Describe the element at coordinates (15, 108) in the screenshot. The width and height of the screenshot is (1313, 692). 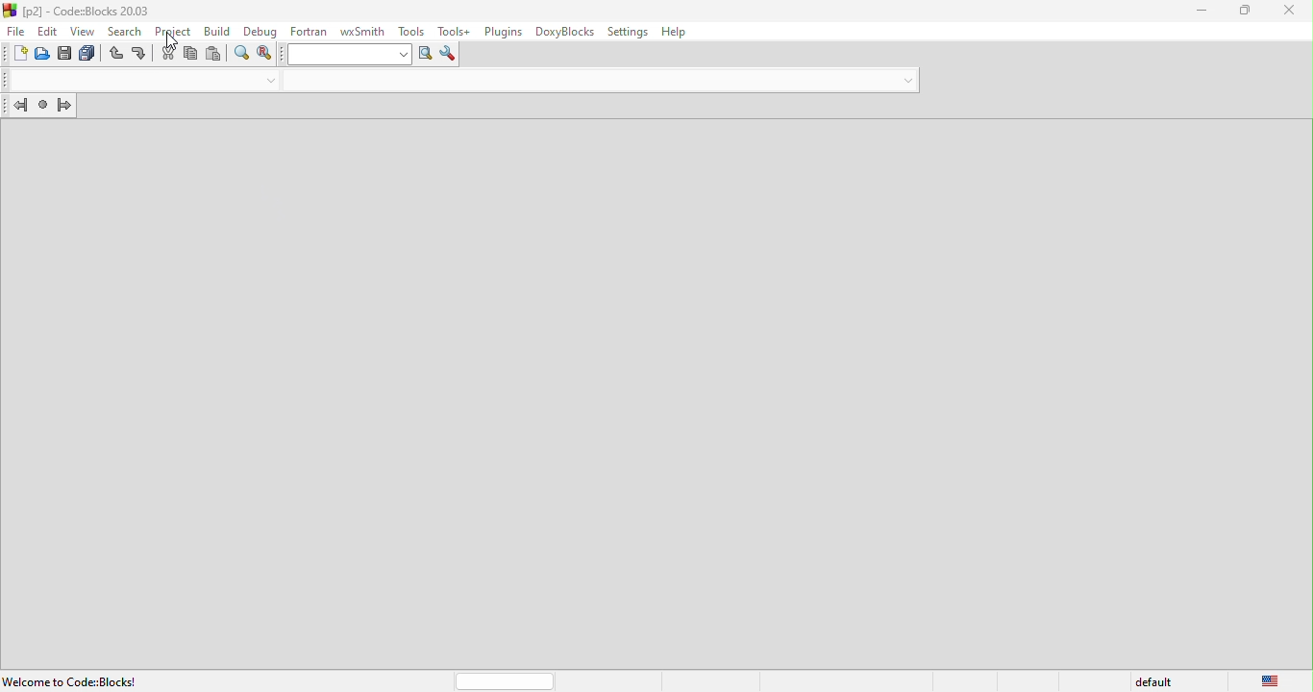
I see `jump back` at that location.